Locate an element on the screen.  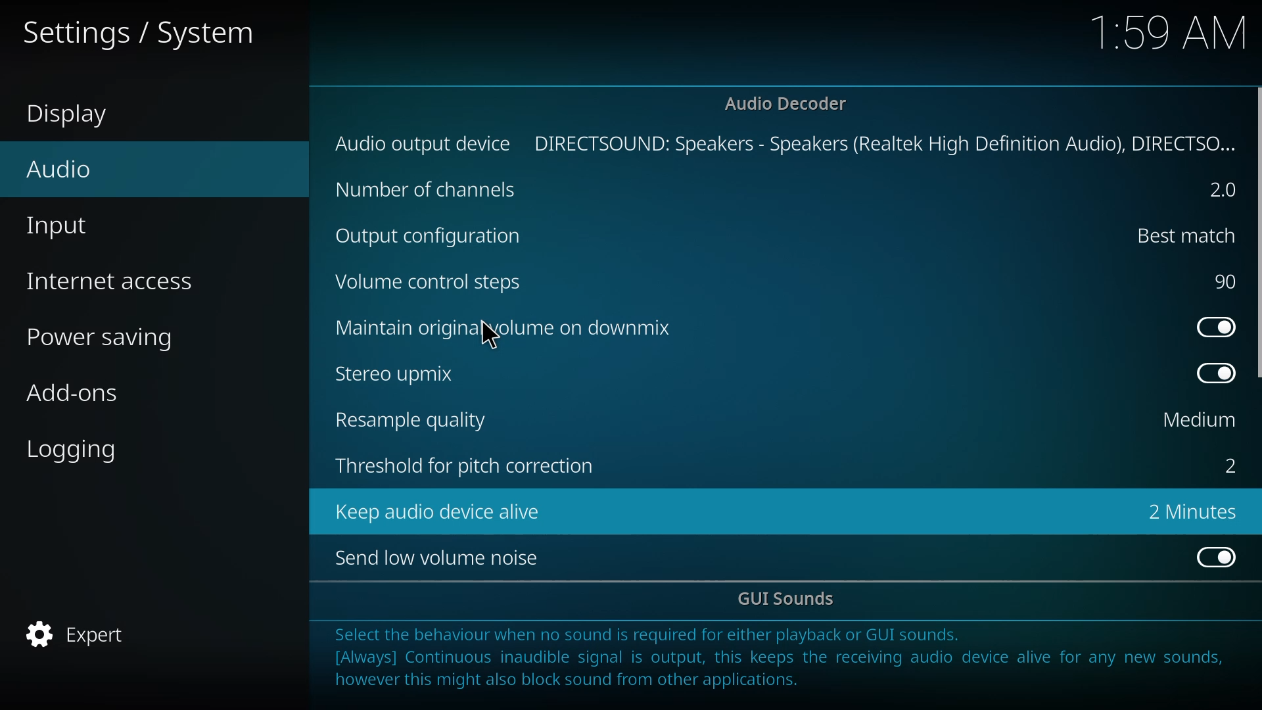
cursor is located at coordinates (490, 336).